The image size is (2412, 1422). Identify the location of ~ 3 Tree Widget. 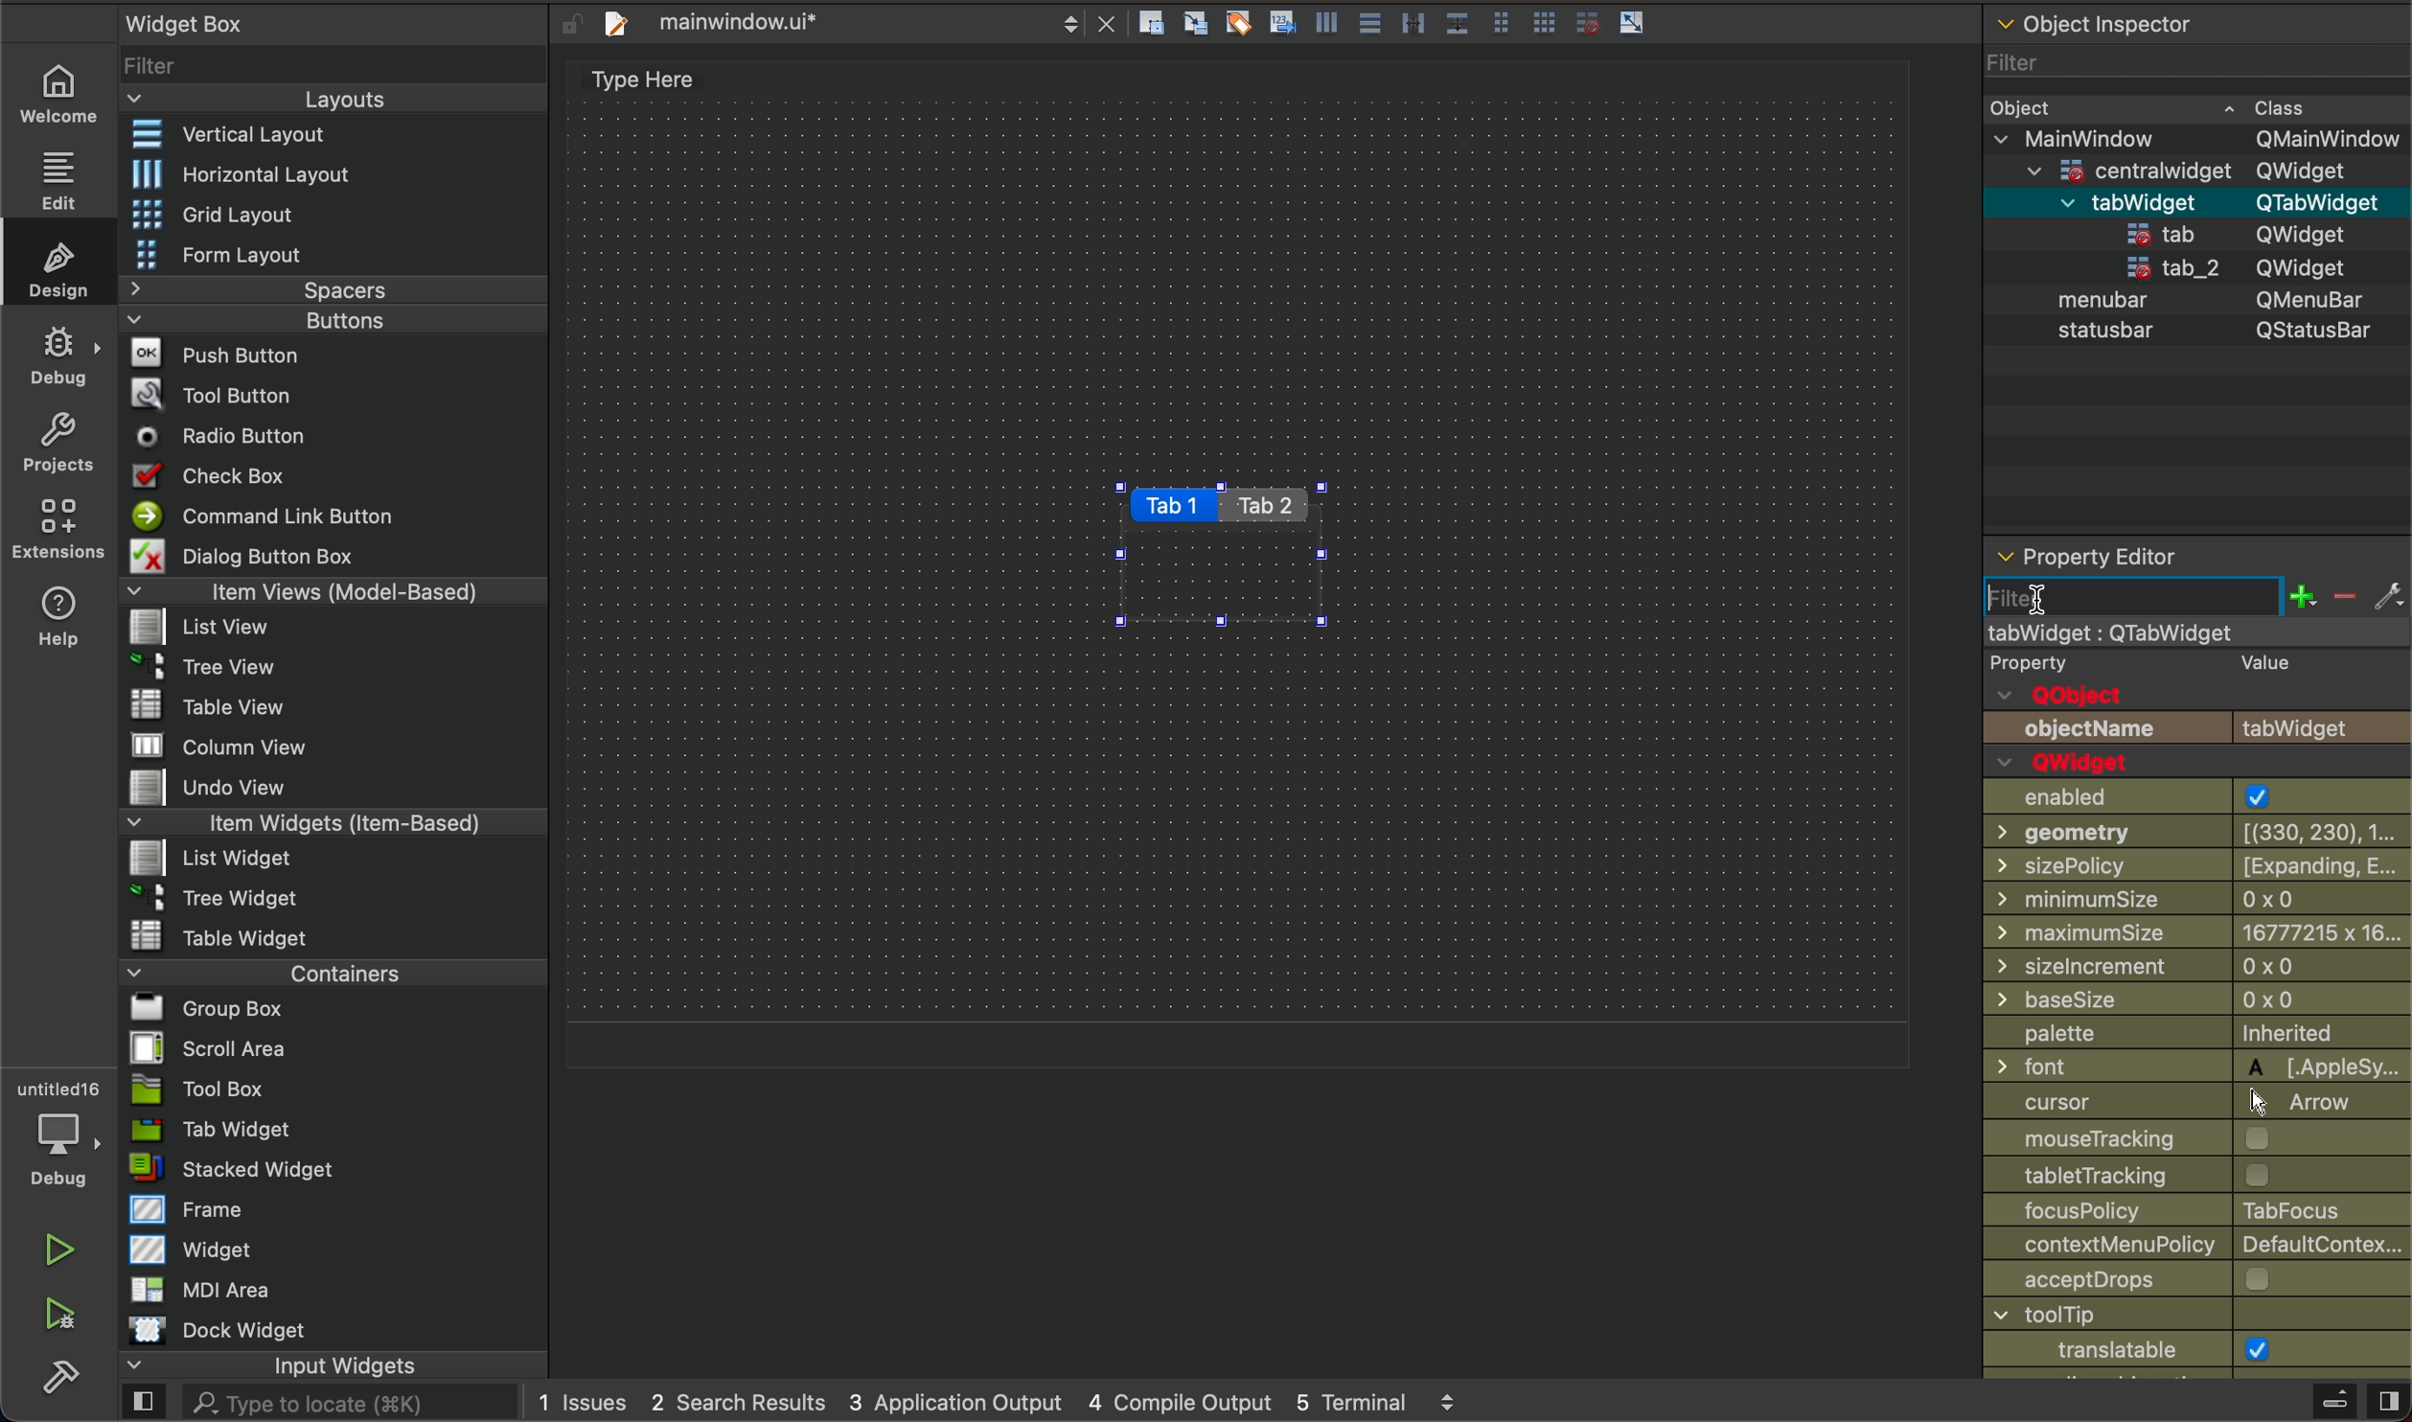
(201, 898).